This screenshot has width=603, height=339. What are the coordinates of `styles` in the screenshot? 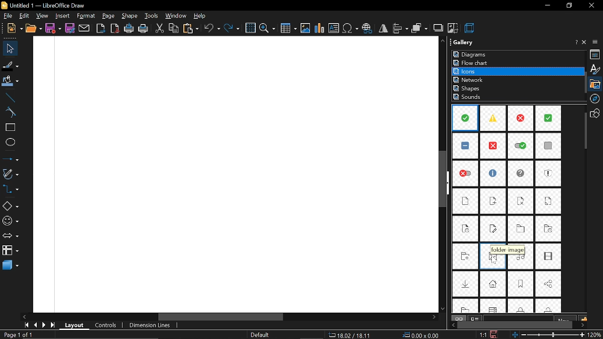 It's located at (595, 69).